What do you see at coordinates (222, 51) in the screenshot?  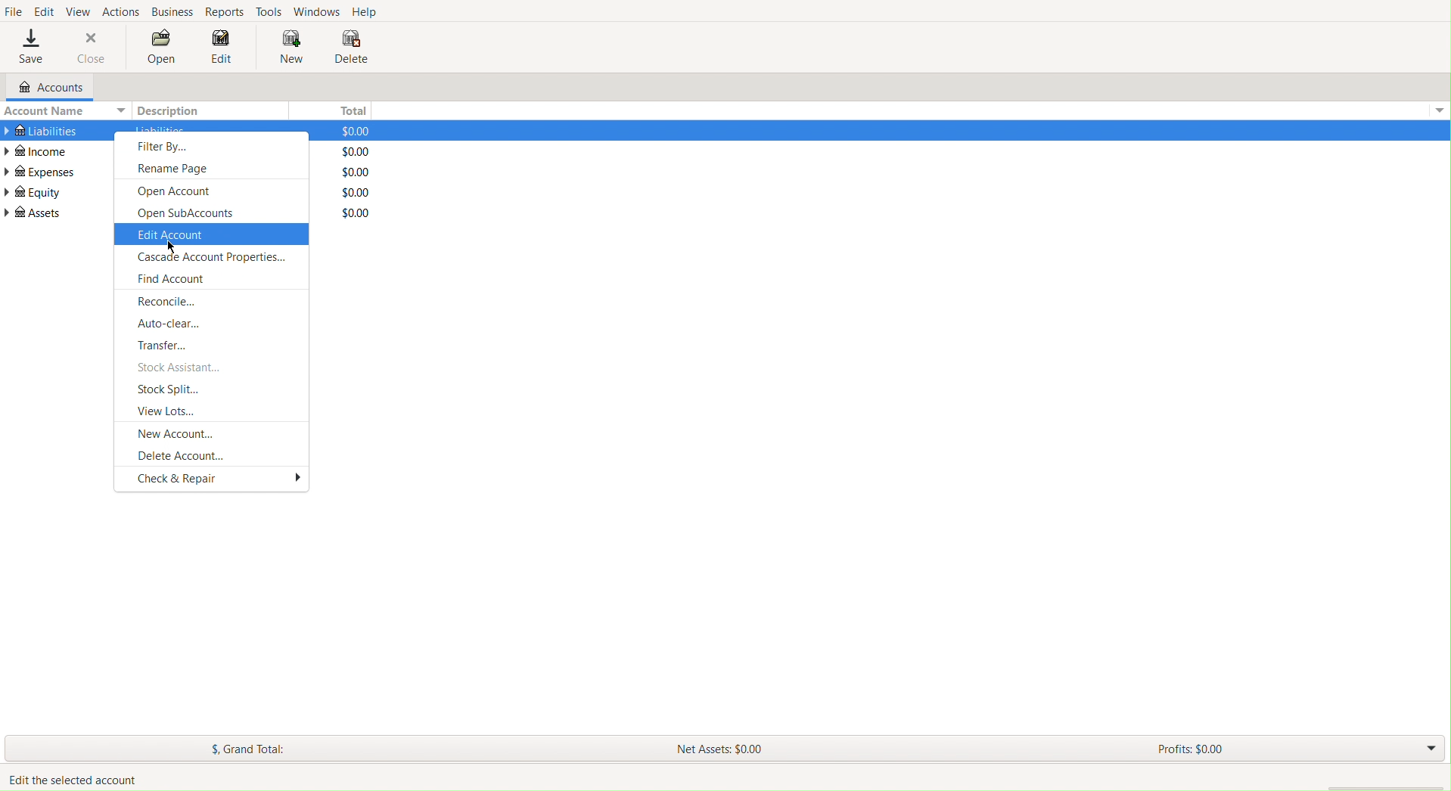 I see `Edit` at bounding box center [222, 51].